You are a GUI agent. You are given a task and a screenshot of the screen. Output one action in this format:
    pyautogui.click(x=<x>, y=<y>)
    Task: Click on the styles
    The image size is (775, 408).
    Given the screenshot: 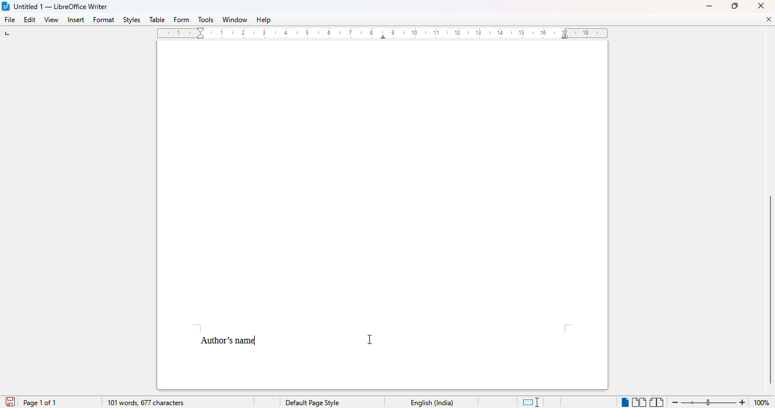 What is the action you would take?
    pyautogui.click(x=131, y=20)
    